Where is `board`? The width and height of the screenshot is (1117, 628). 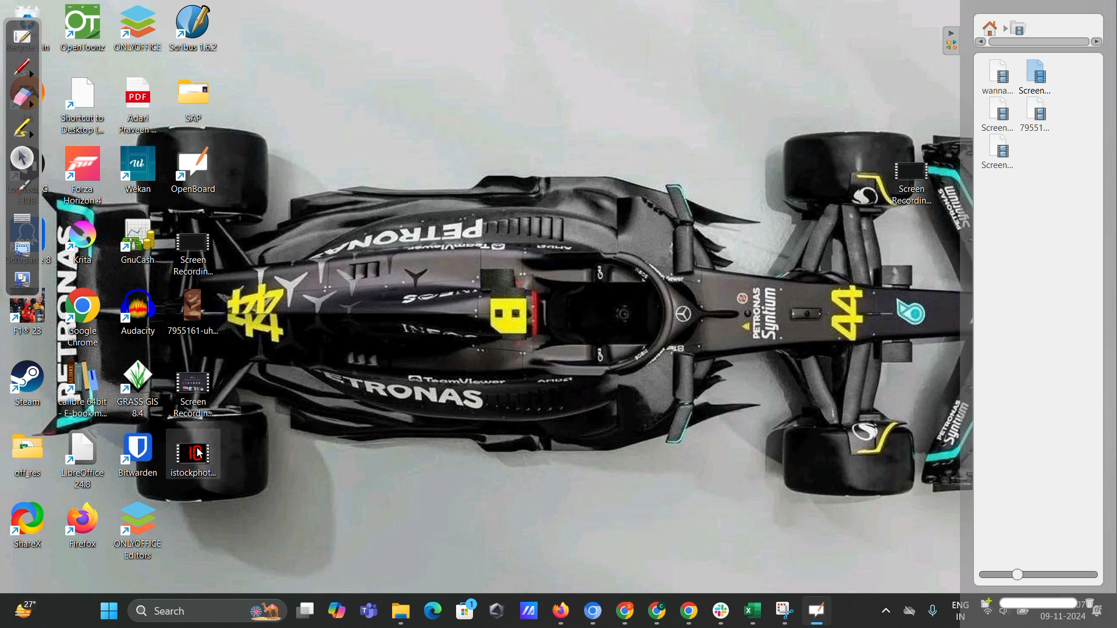 board is located at coordinates (23, 39).